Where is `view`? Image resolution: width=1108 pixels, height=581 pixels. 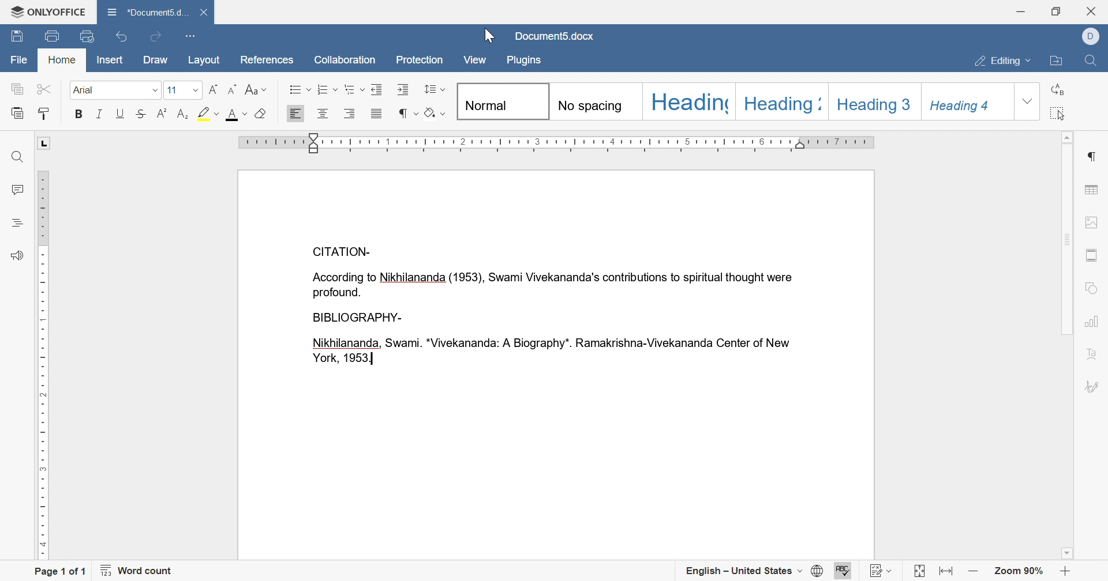 view is located at coordinates (473, 59).